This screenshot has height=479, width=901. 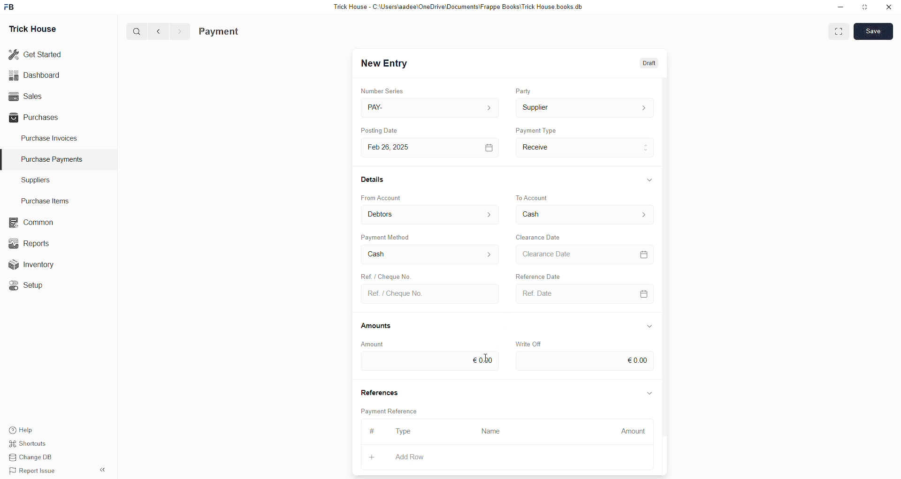 I want to click on To Account, so click(x=535, y=194).